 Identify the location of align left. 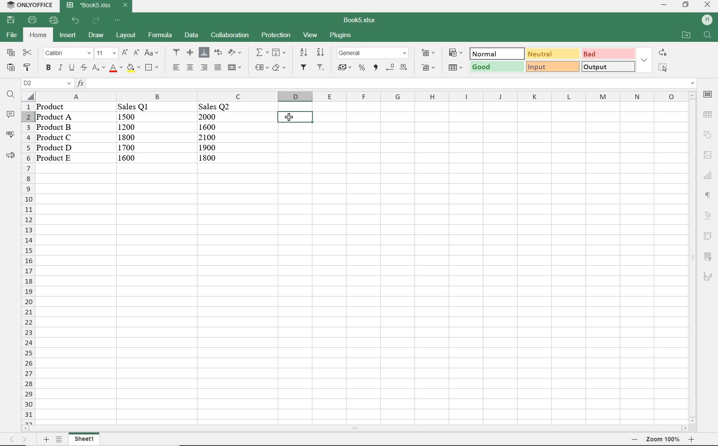
(204, 67).